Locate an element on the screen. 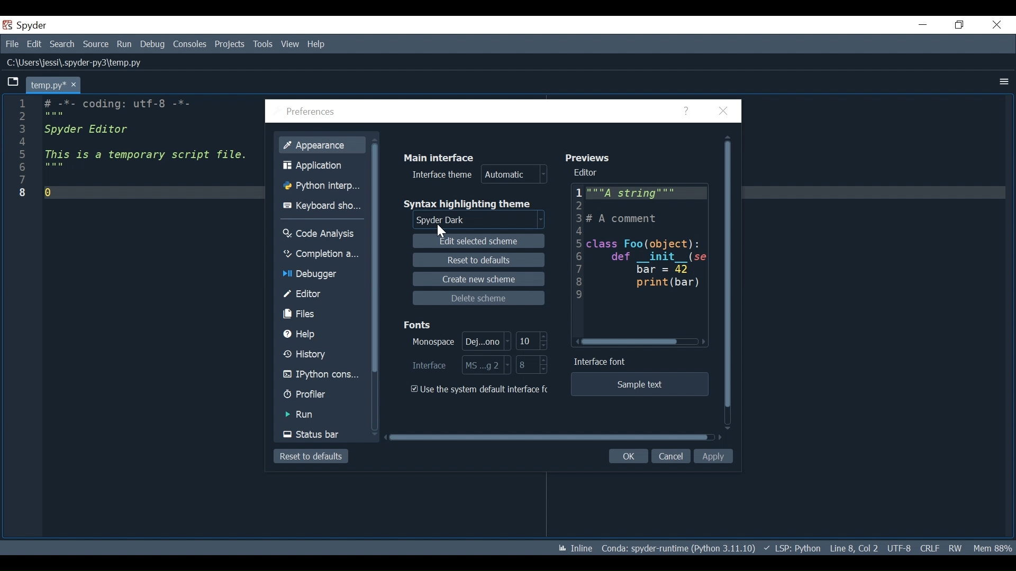  Toggle inline and interactive Matplotlib plotting is located at coordinates (574, 547).